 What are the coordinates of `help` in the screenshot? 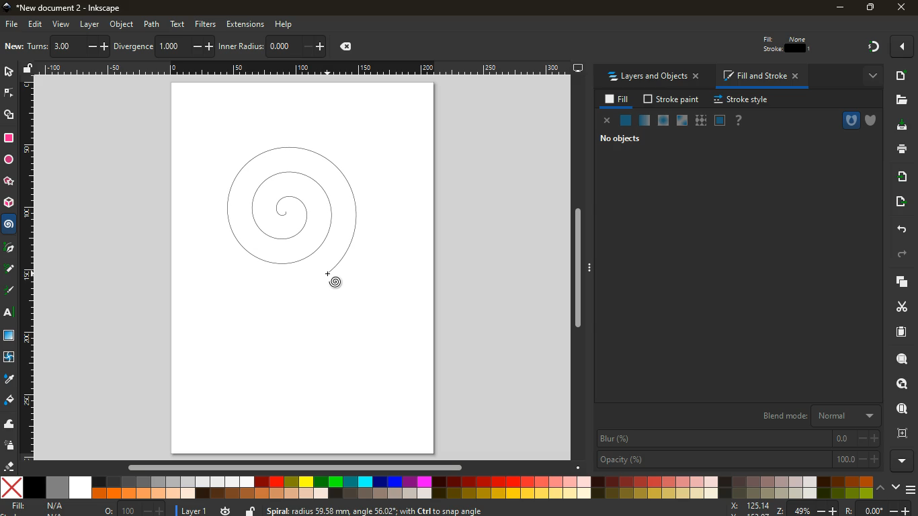 It's located at (740, 121).